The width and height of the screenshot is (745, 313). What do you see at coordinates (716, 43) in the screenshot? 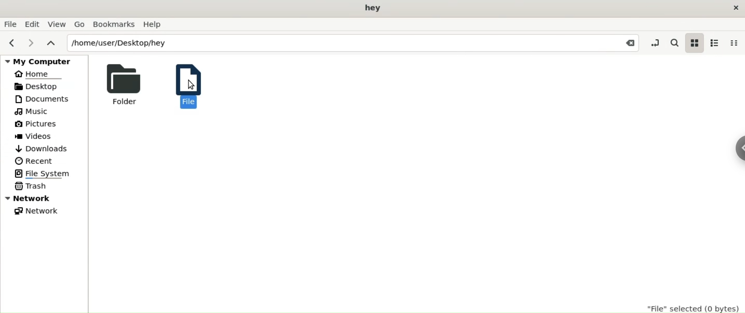
I see `list view` at bounding box center [716, 43].